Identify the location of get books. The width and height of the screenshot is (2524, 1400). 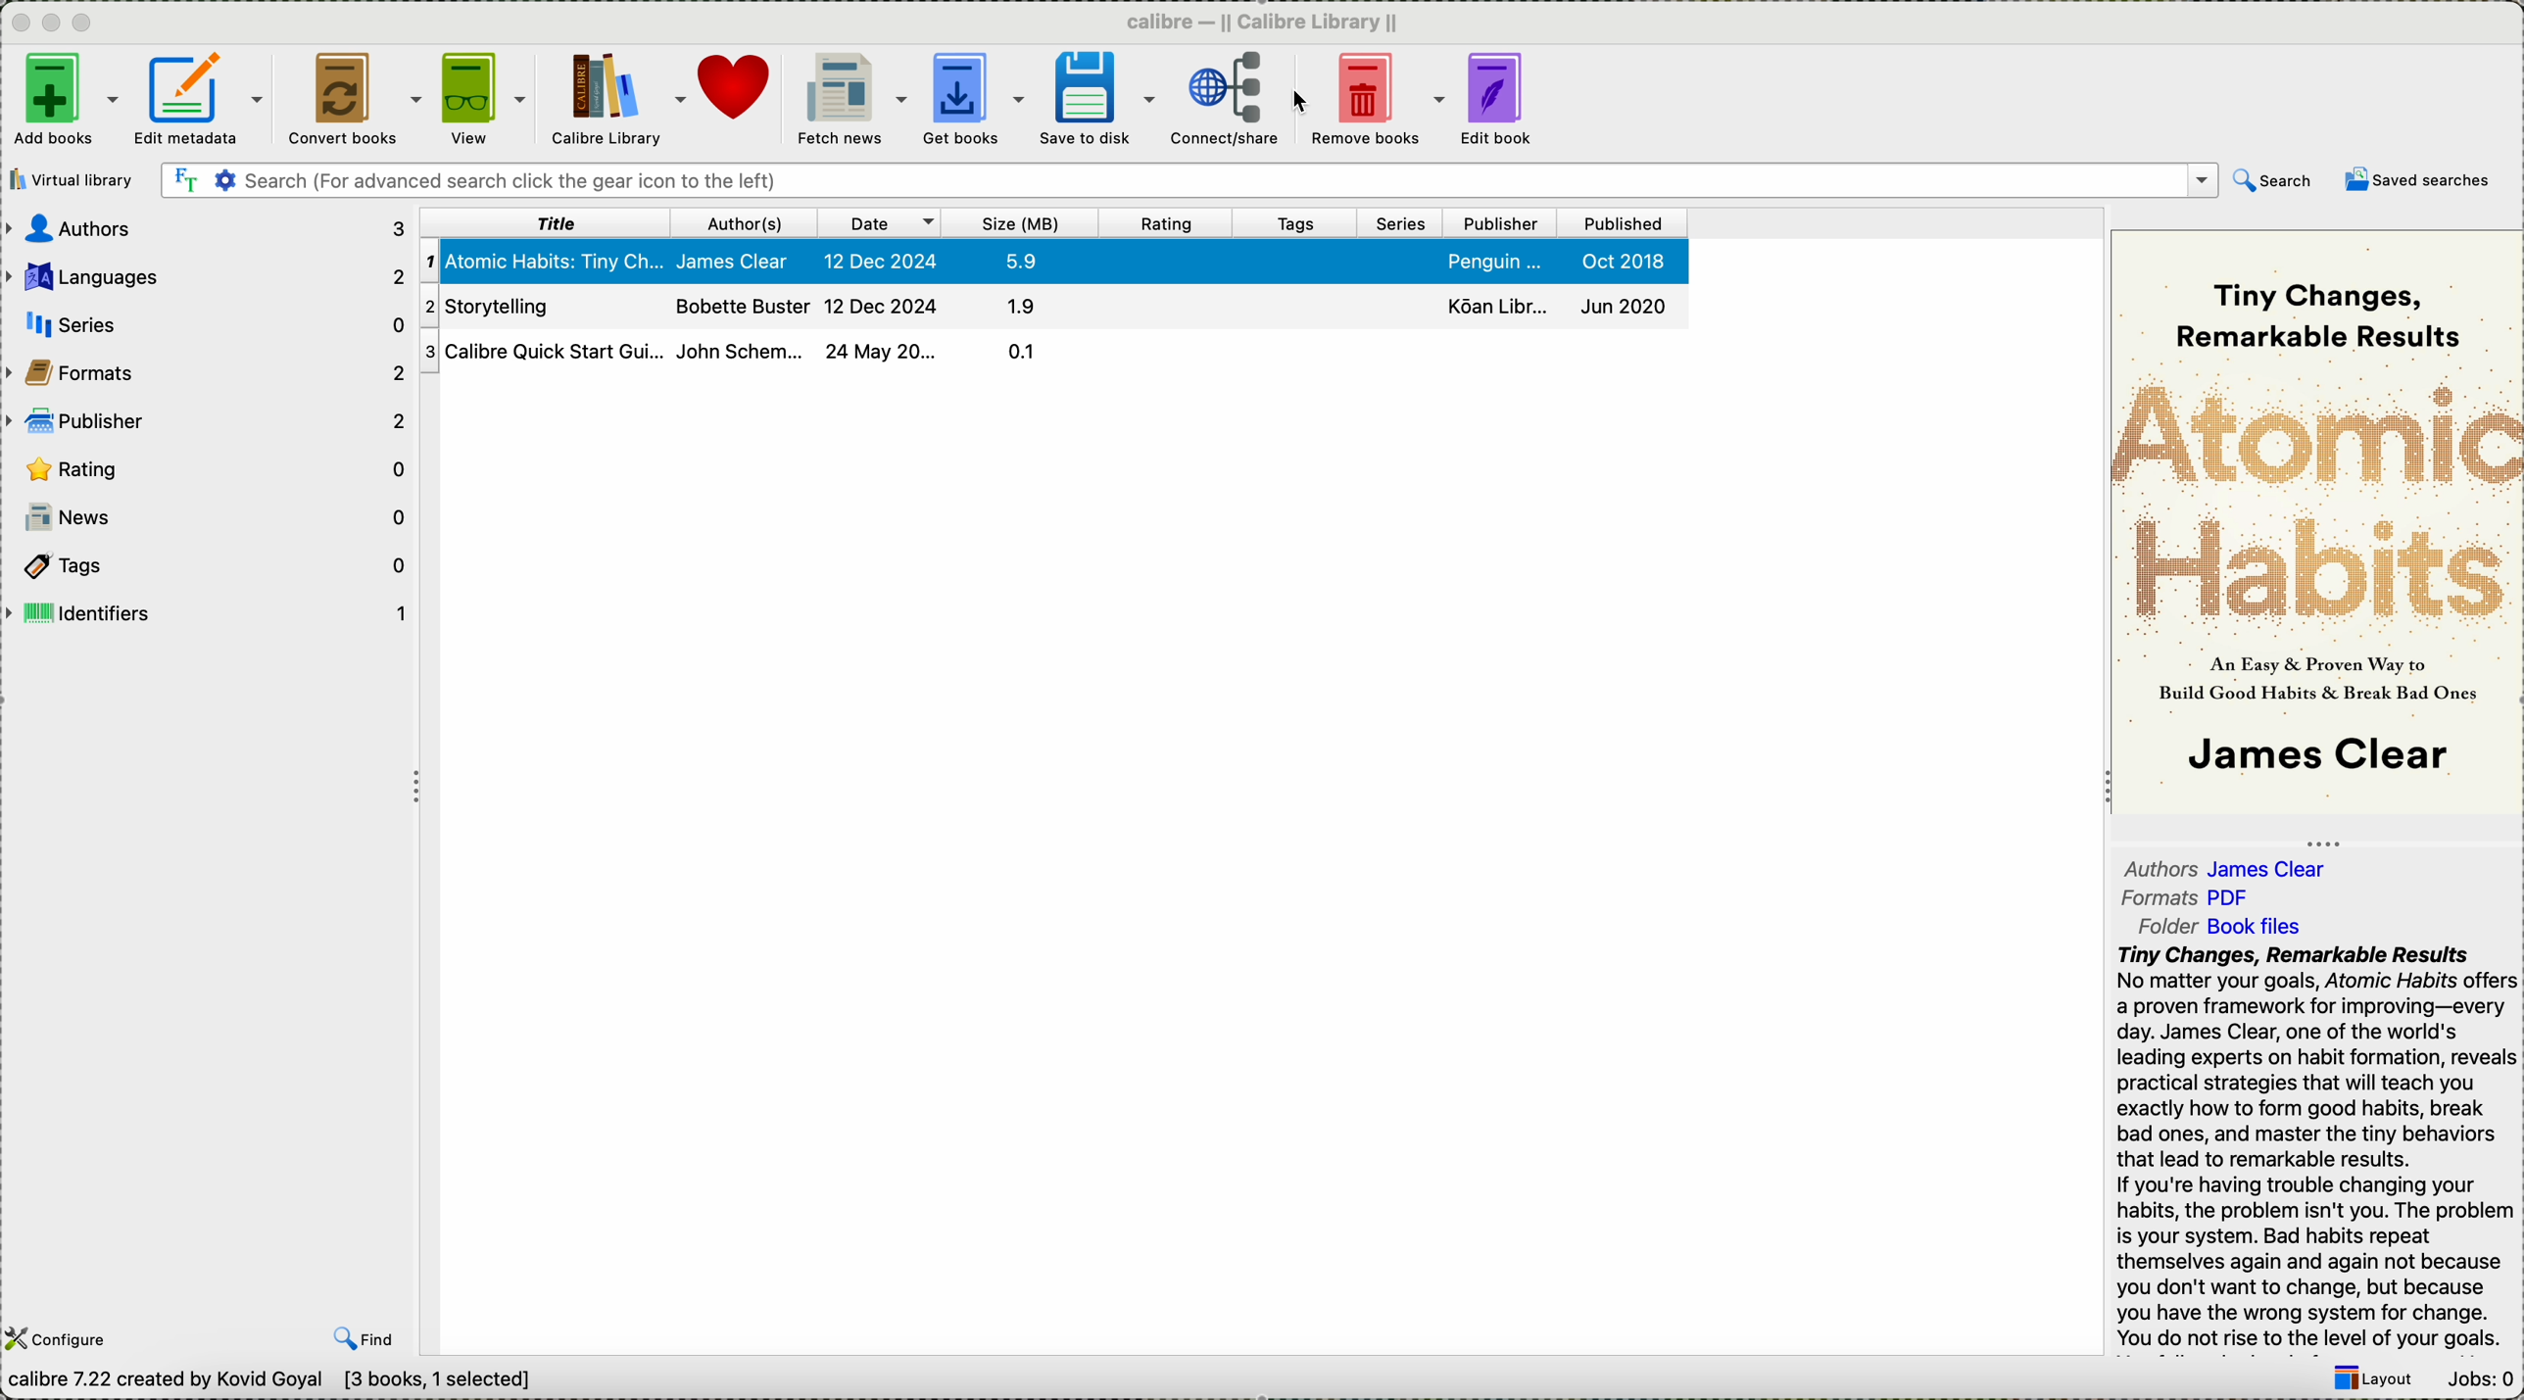
(973, 101).